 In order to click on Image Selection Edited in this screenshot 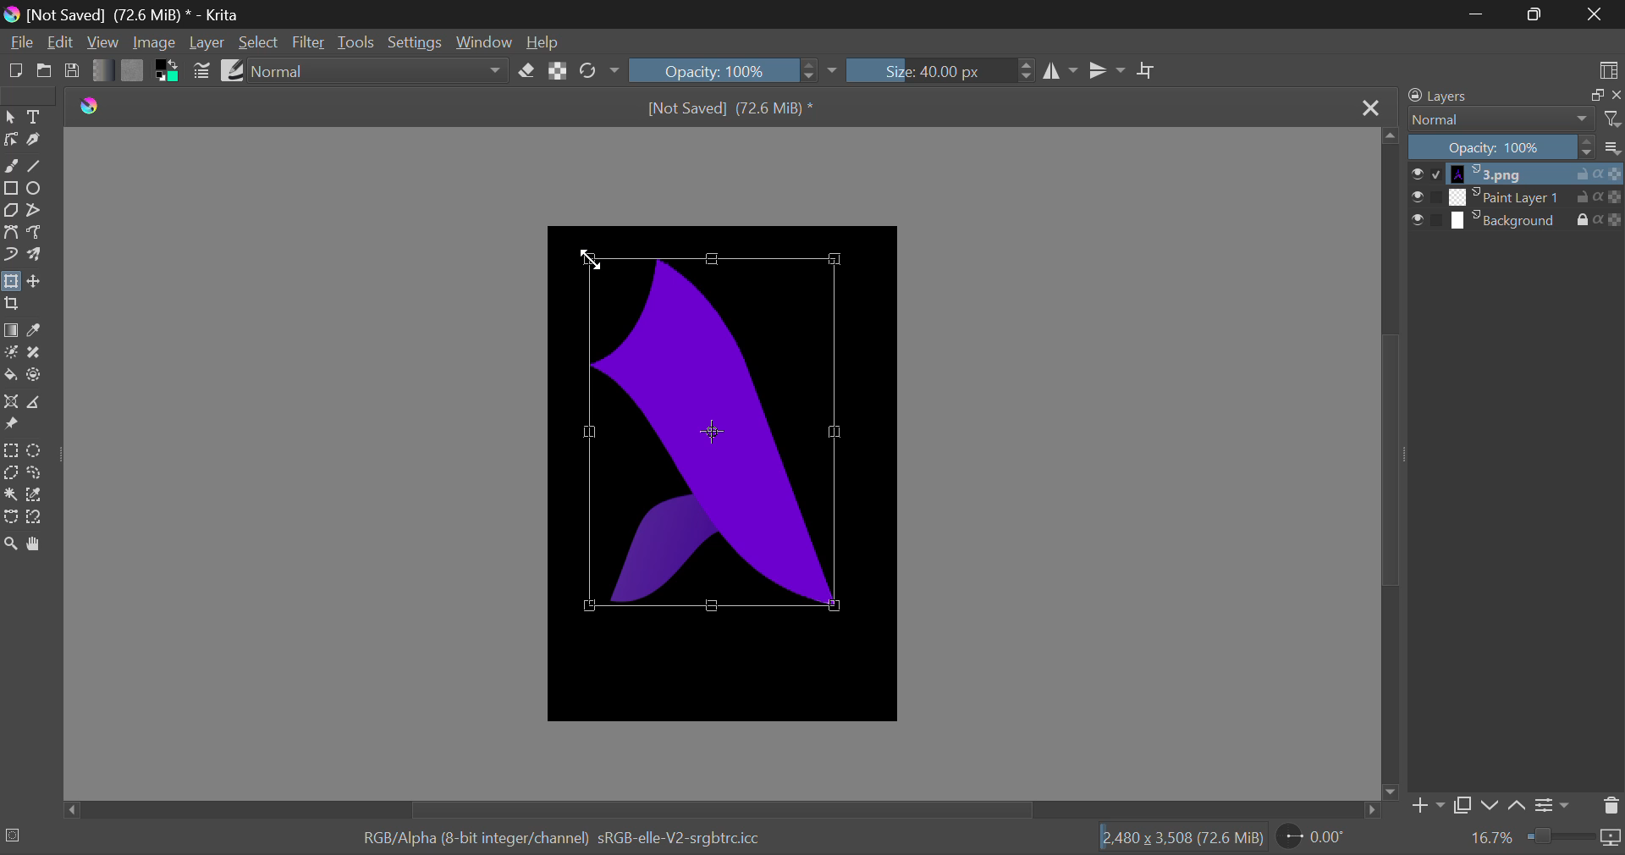, I will do `click(725, 434)`.